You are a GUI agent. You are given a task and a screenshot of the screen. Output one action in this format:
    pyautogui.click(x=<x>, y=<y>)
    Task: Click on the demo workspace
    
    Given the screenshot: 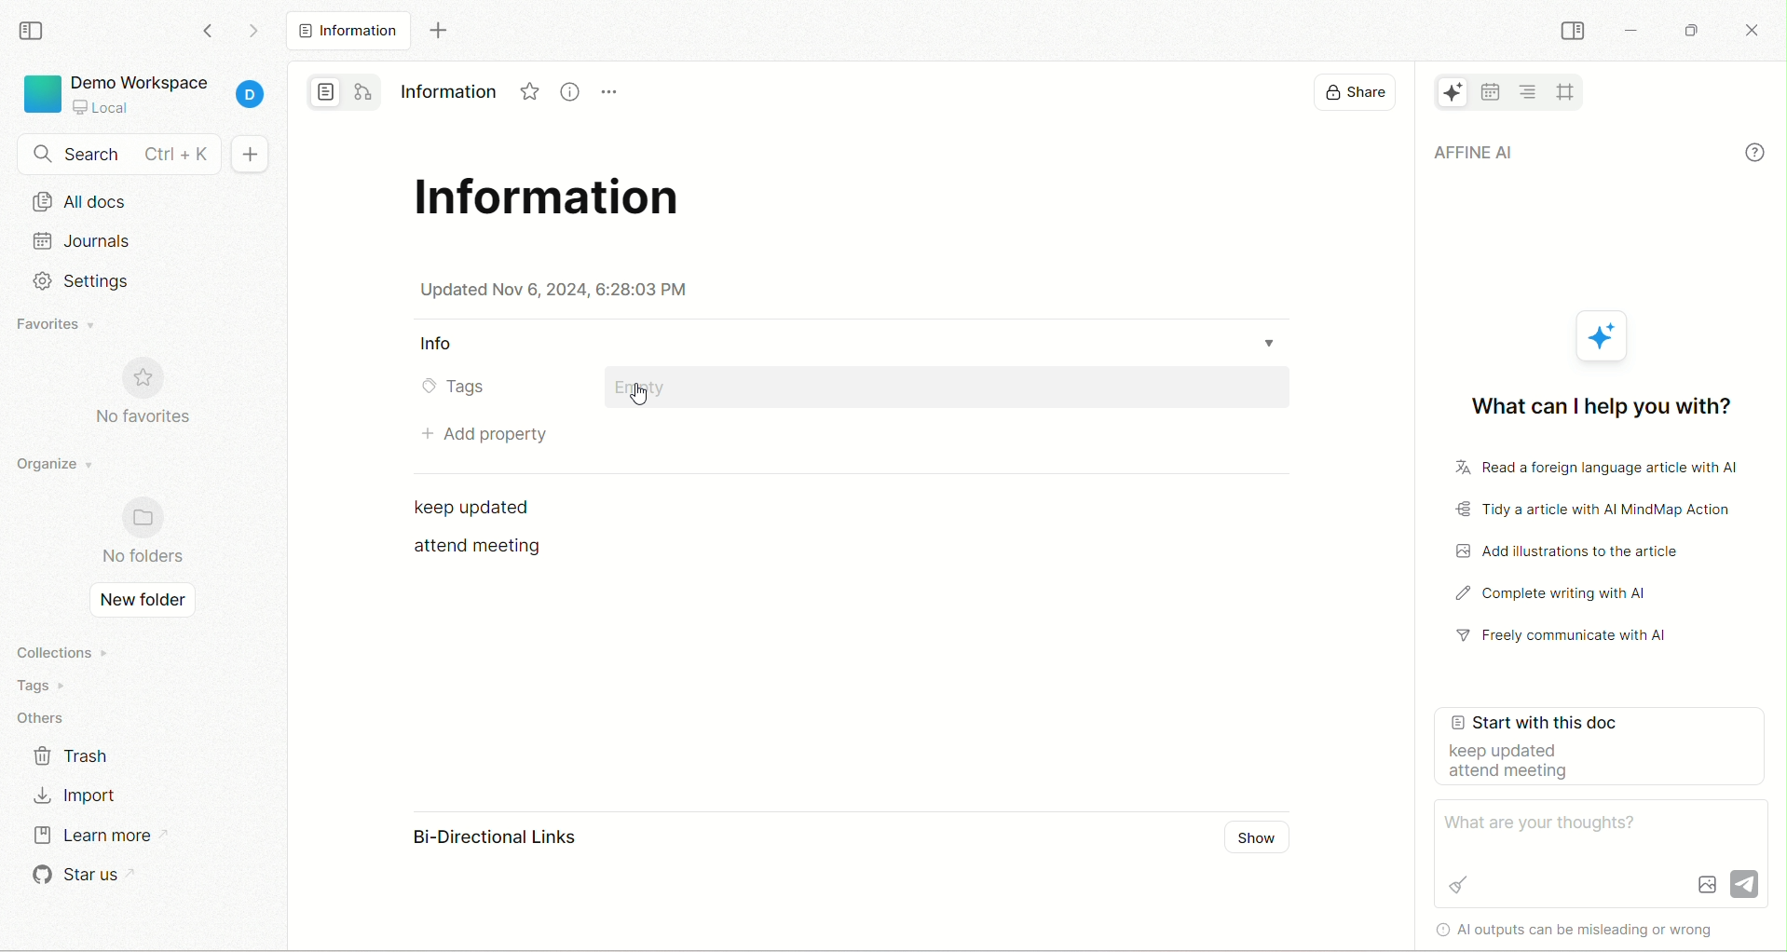 What is the action you would take?
    pyautogui.click(x=139, y=79)
    